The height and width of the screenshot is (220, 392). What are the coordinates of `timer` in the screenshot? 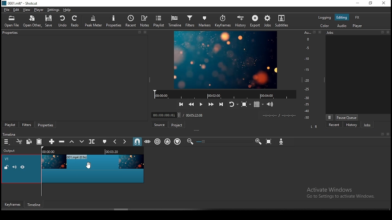 It's located at (279, 116).